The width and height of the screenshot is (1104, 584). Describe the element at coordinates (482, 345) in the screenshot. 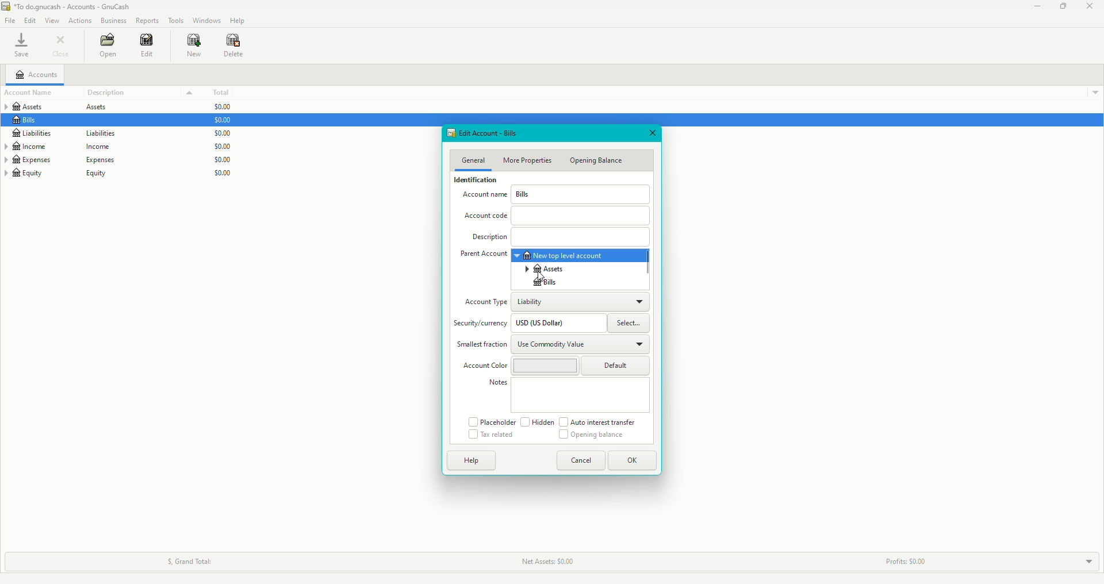

I see `Smallest fraction` at that location.